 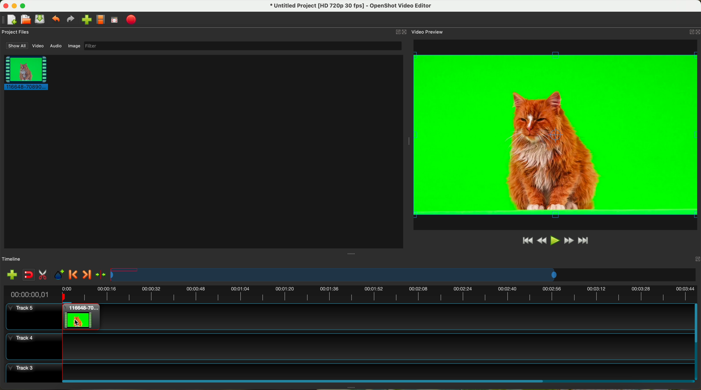 What do you see at coordinates (404, 275) in the screenshot?
I see `timeline` at bounding box center [404, 275].